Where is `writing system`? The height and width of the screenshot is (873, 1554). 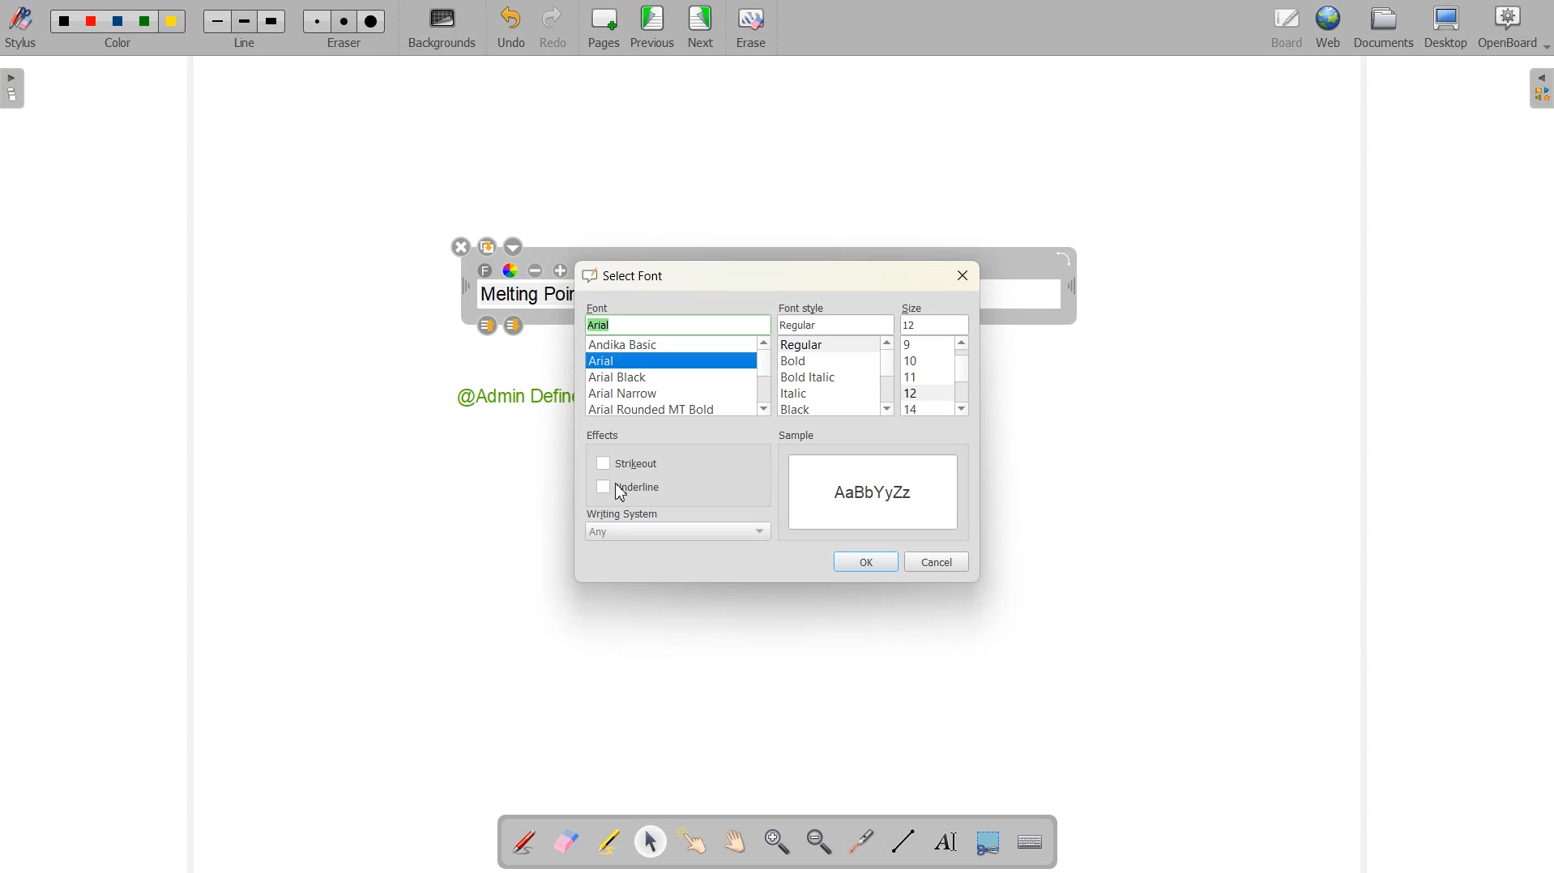
writing system is located at coordinates (622, 513).